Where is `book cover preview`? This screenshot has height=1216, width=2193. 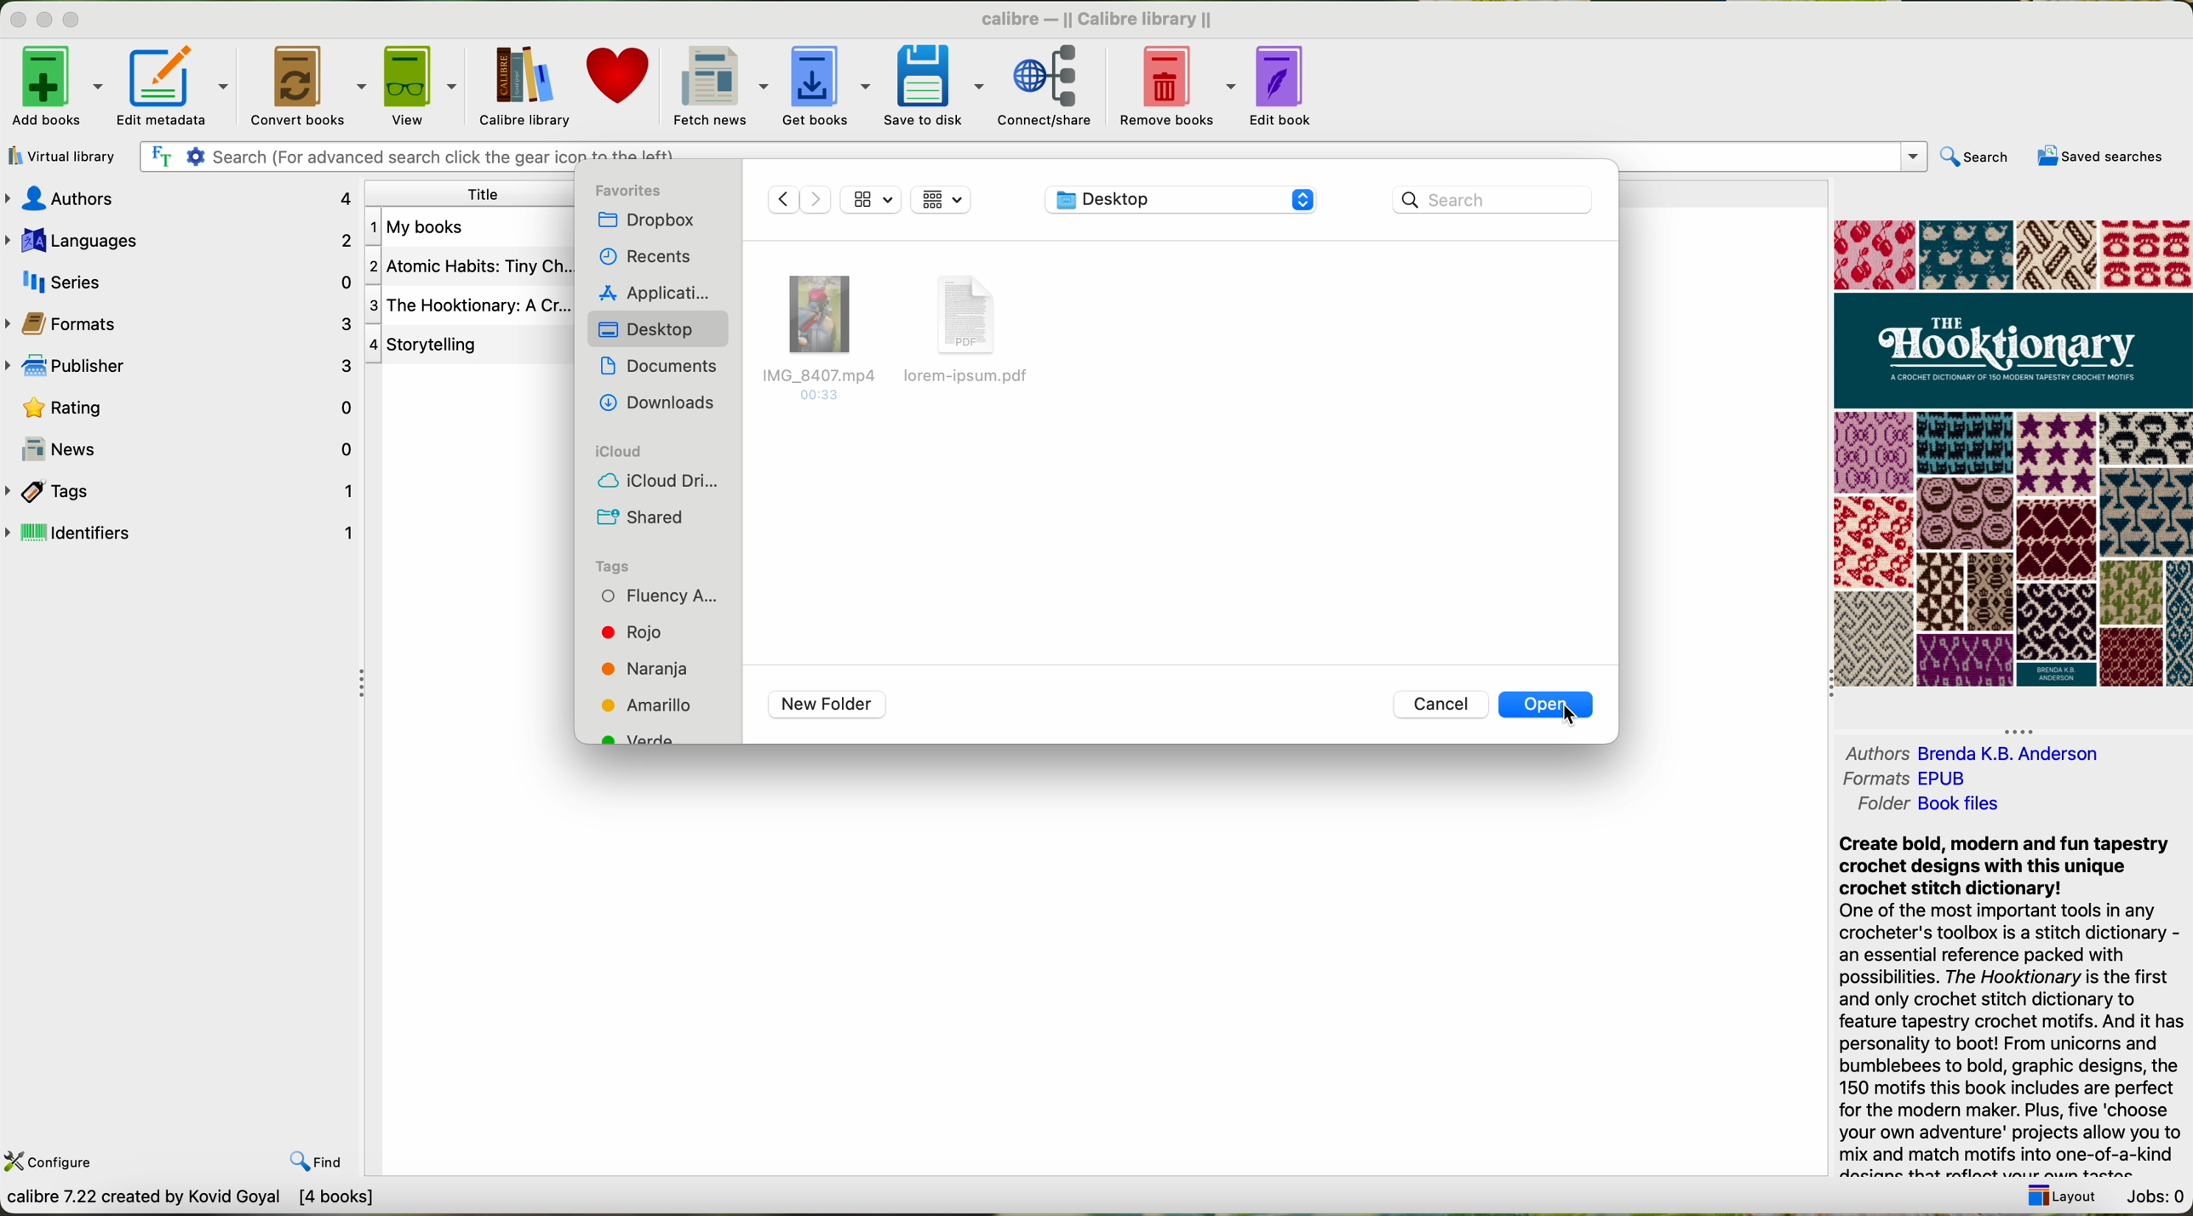
book cover preview is located at coordinates (2013, 454).